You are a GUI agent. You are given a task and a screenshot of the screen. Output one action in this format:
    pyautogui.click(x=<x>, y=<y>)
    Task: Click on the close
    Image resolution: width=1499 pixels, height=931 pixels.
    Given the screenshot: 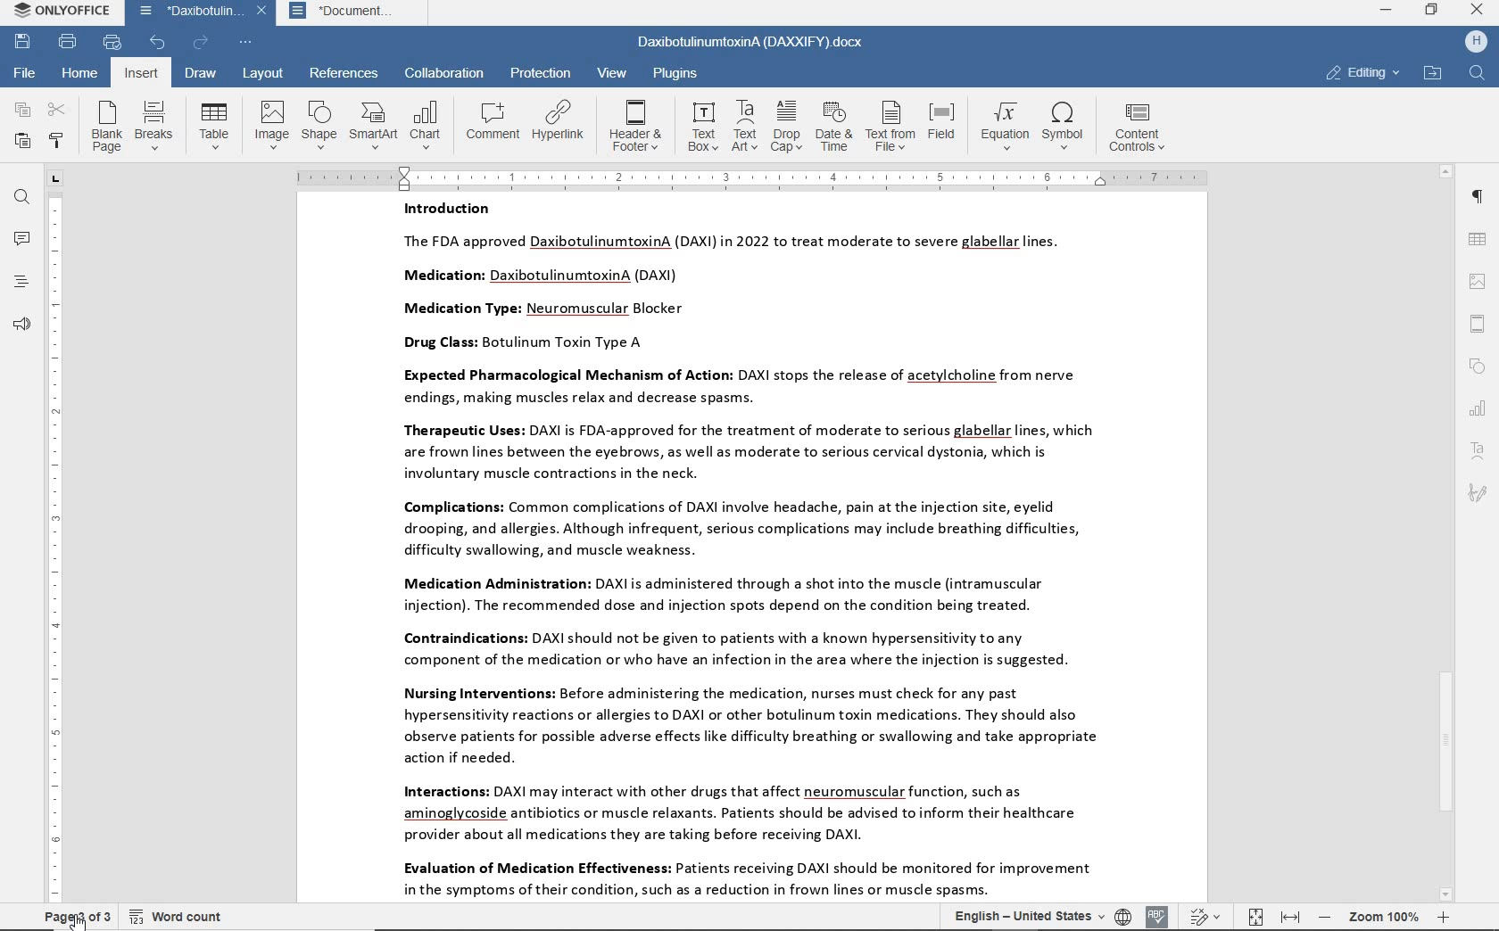 What is the action you would take?
    pyautogui.click(x=261, y=12)
    